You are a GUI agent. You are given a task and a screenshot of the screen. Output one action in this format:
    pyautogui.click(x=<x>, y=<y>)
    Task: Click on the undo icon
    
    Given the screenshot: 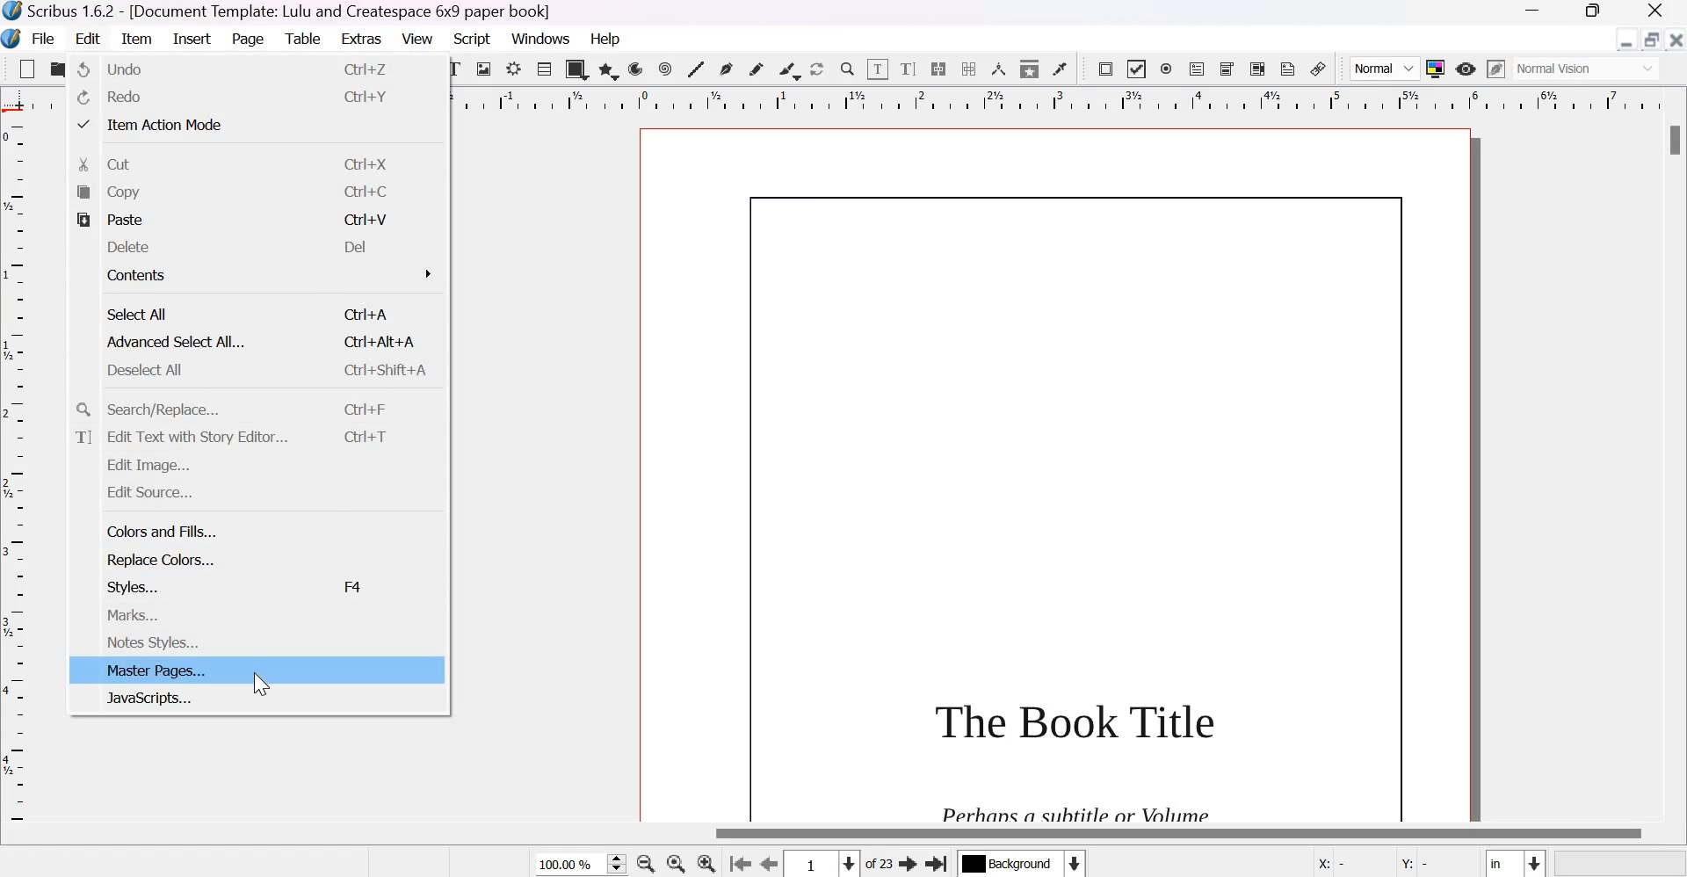 What is the action you would take?
    pyautogui.click(x=83, y=69)
    